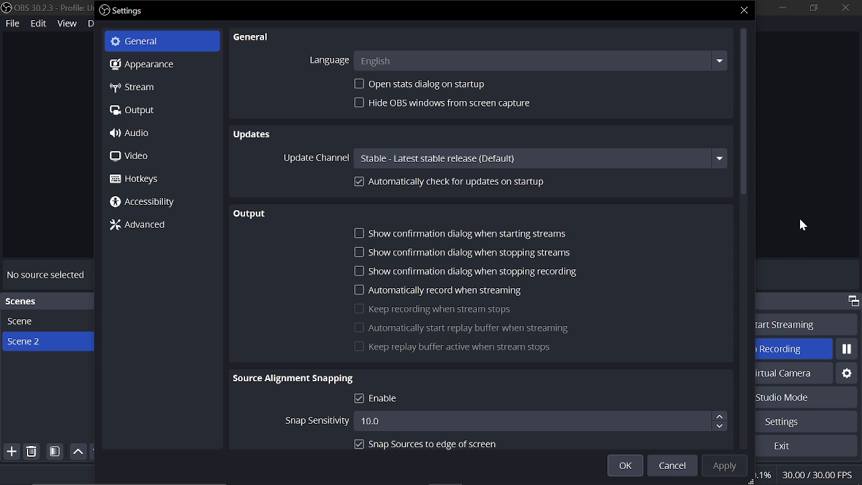 This screenshot has height=485, width=862. What do you see at coordinates (150, 202) in the screenshot?
I see `accessibility` at bounding box center [150, 202].